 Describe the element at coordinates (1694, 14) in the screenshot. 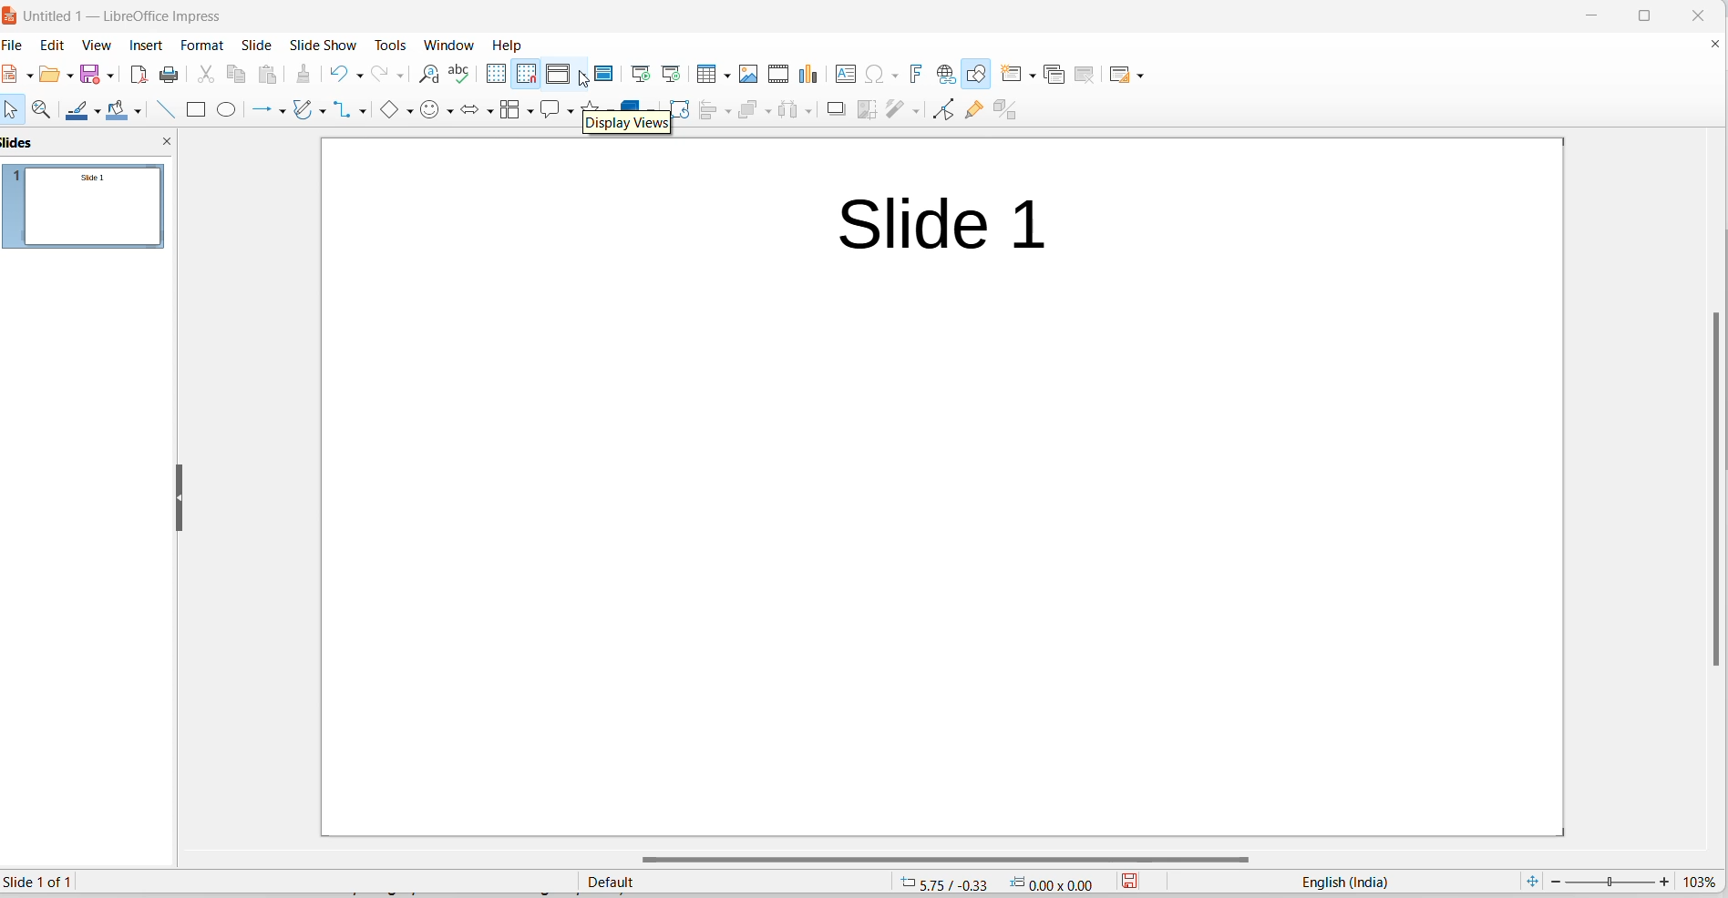

I see `close` at that location.